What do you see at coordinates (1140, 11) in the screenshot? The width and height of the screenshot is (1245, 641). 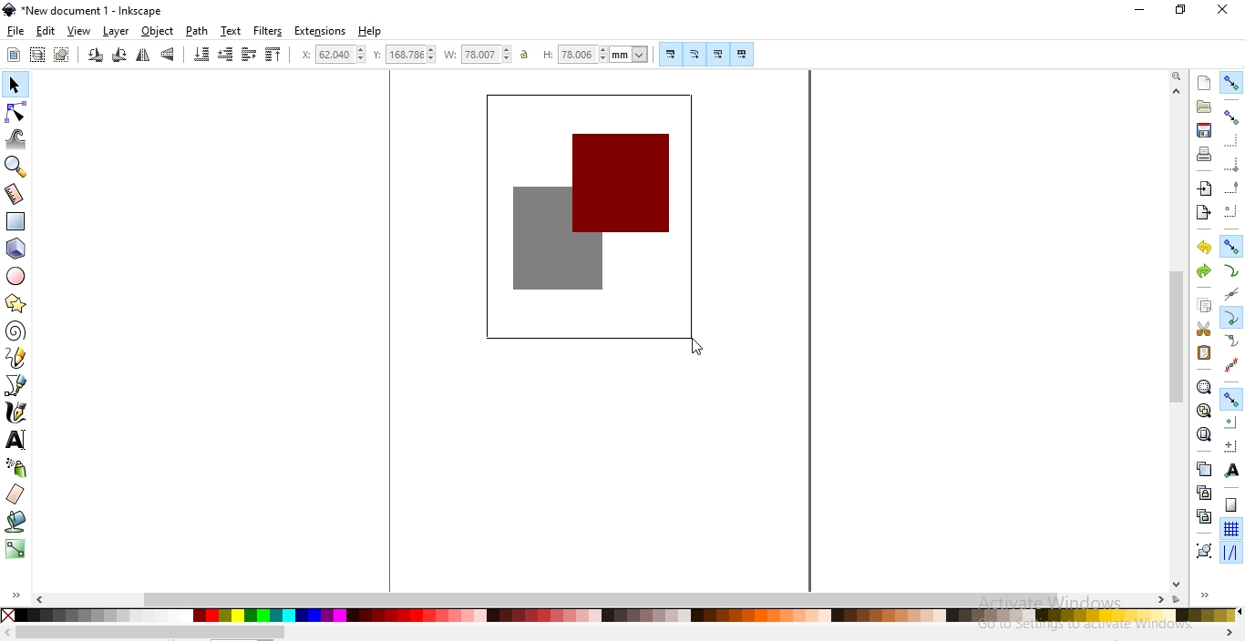 I see `minimize` at bounding box center [1140, 11].